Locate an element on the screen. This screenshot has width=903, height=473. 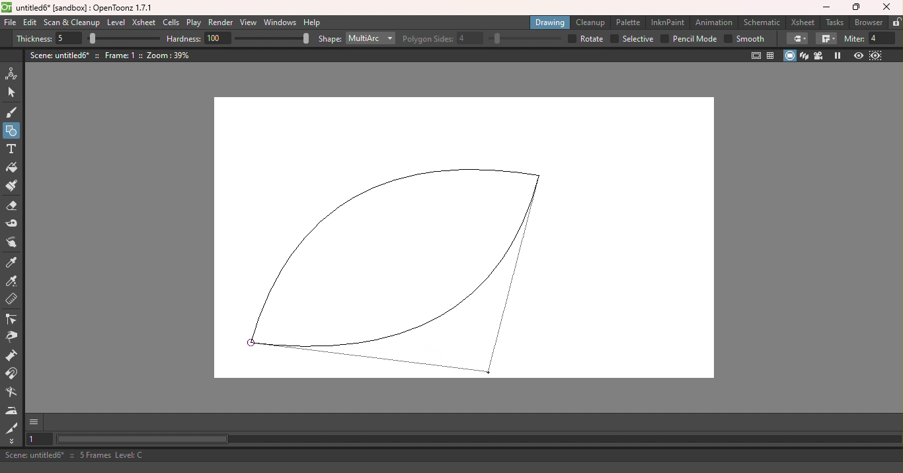
View is located at coordinates (249, 22).